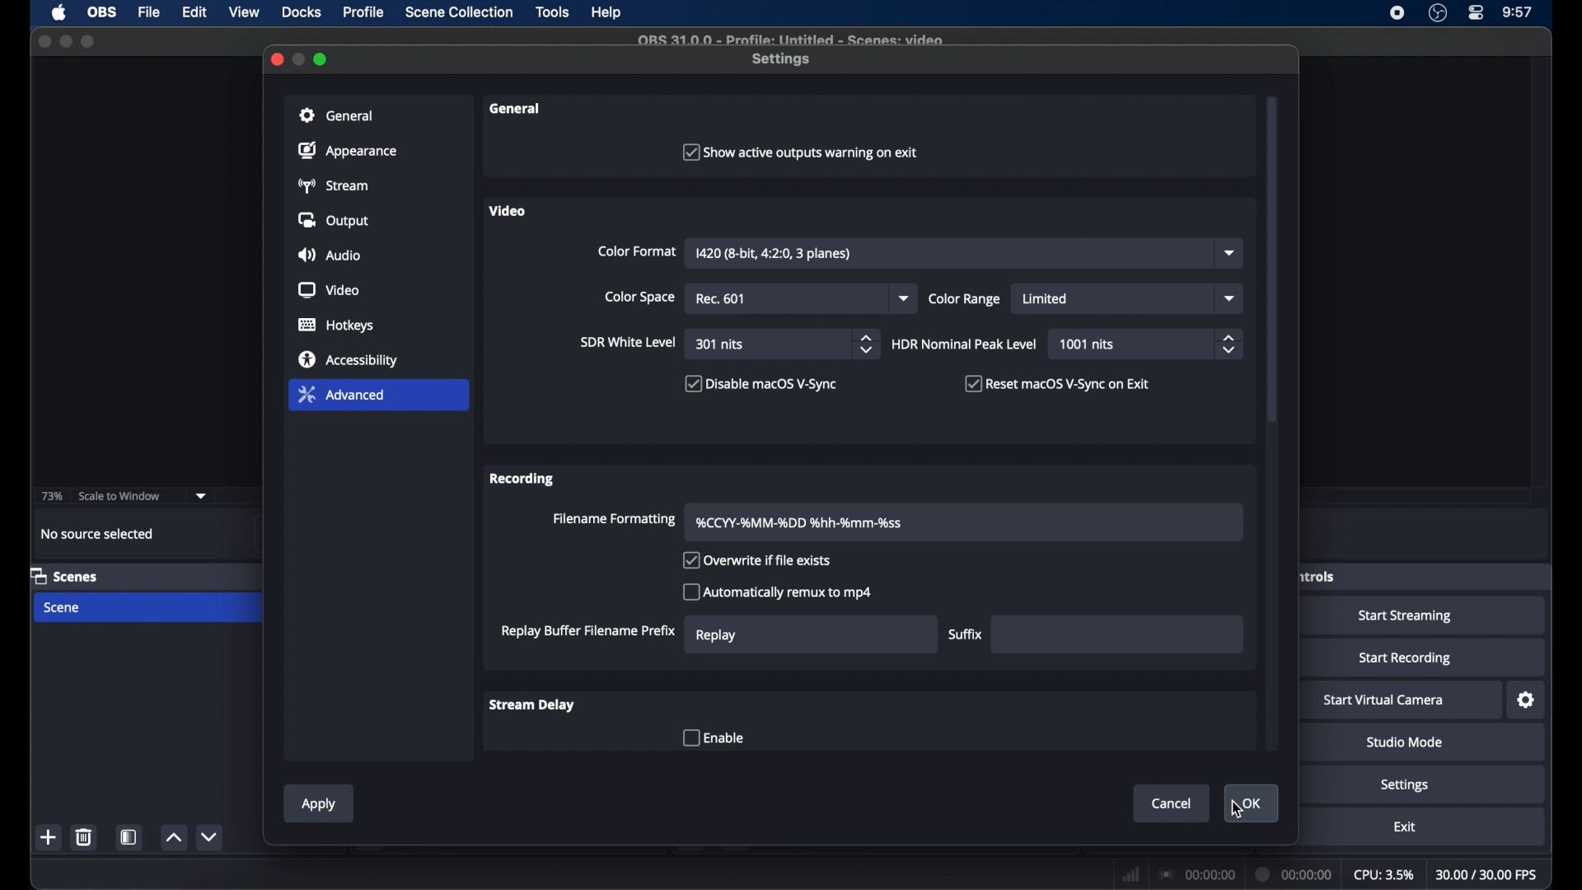  What do you see at coordinates (101, 12) in the screenshot?
I see `obs` at bounding box center [101, 12].